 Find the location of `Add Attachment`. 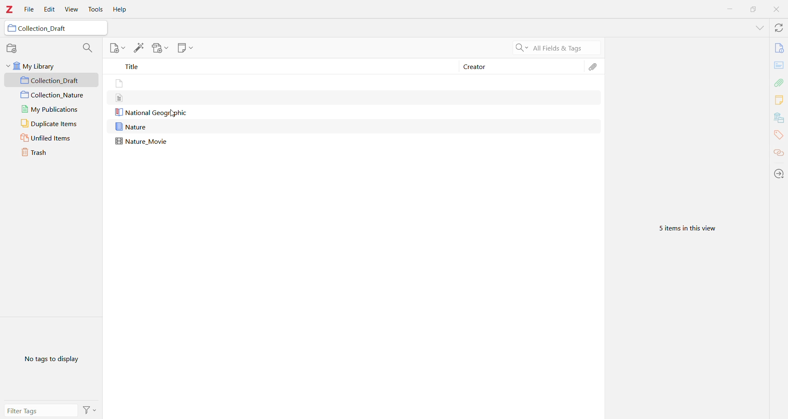

Add Attachment is located at coordinates (158, 48).